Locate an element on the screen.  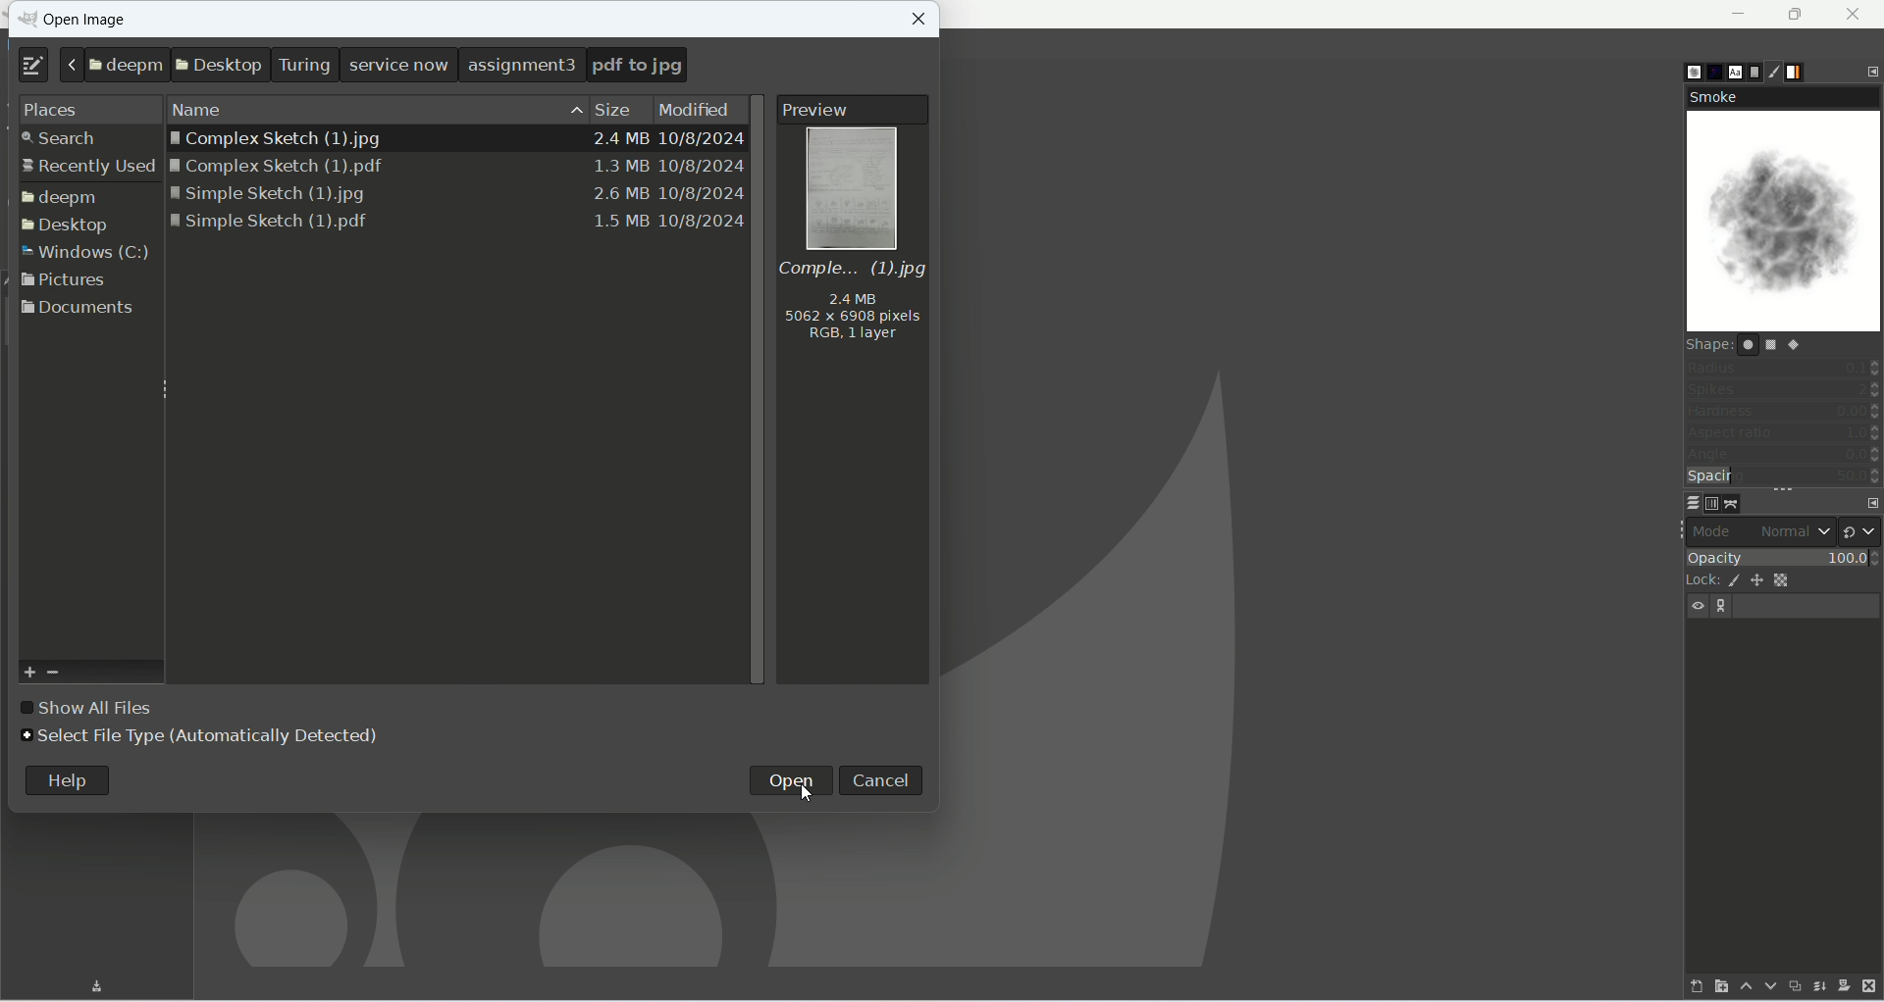
configure this tab is located at coordinates (1871, 502).